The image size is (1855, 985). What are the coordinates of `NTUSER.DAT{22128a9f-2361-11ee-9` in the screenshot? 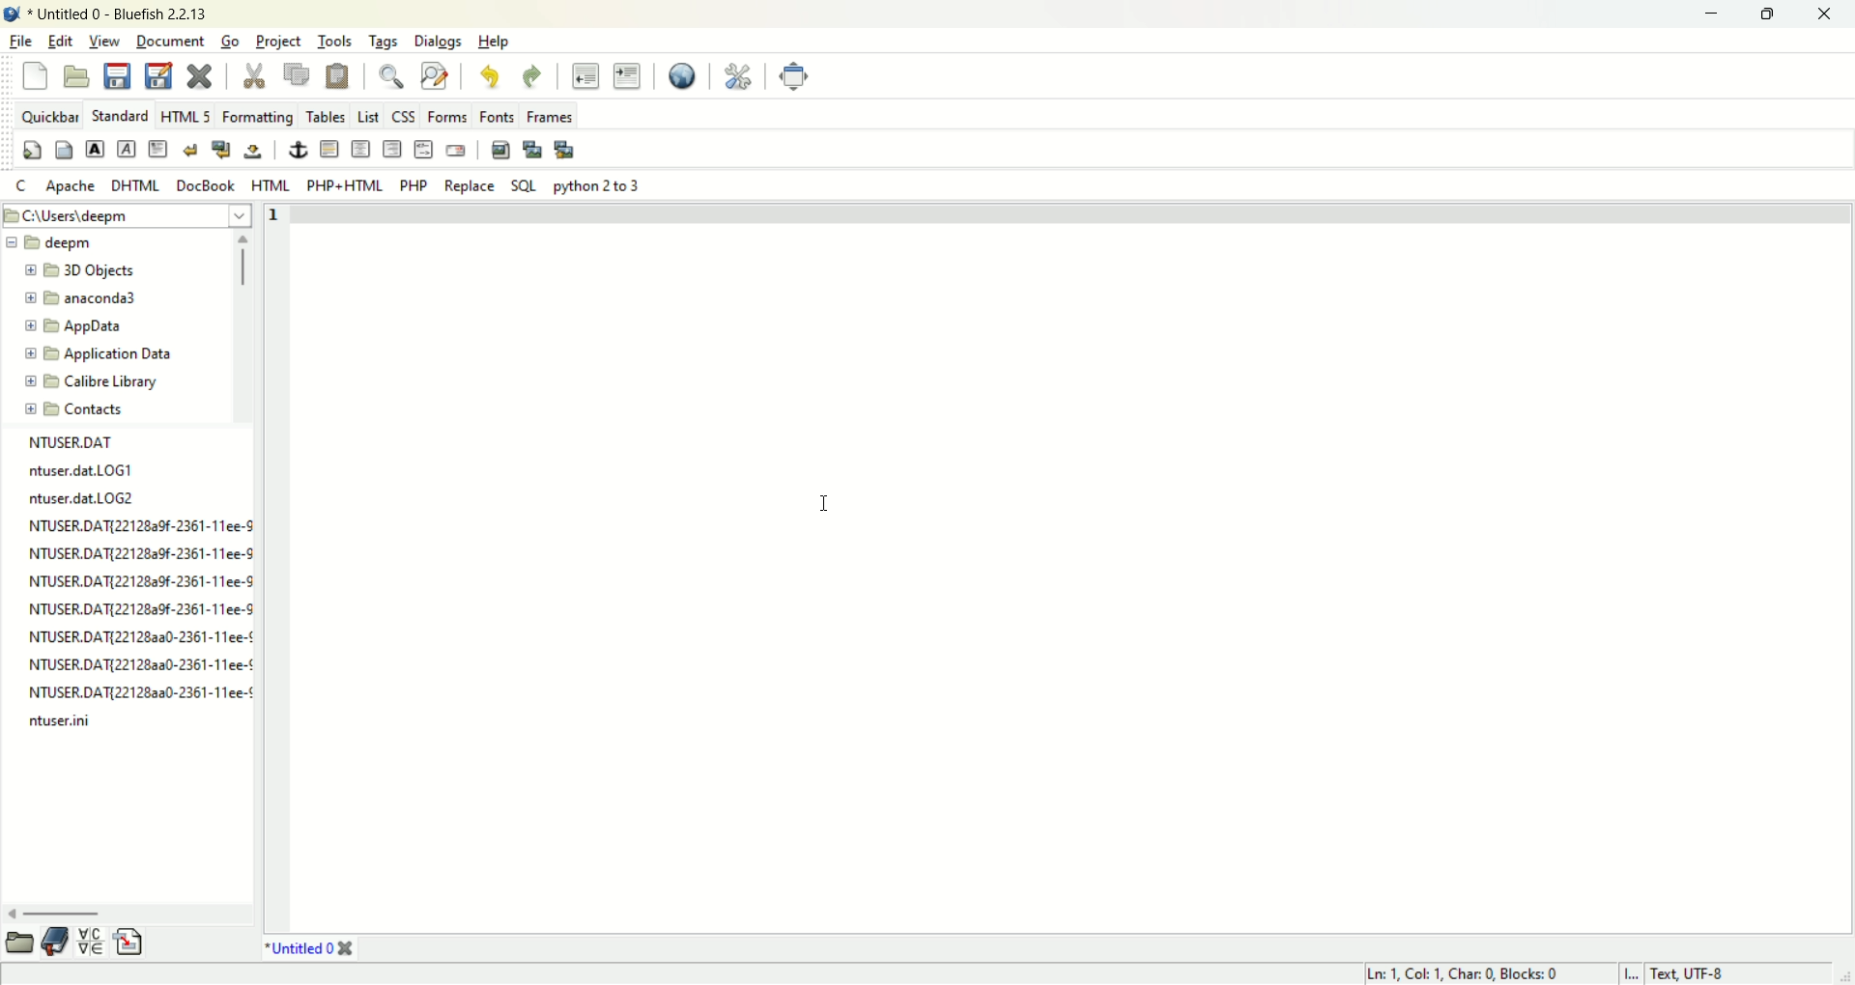 It's located at (132, 523).